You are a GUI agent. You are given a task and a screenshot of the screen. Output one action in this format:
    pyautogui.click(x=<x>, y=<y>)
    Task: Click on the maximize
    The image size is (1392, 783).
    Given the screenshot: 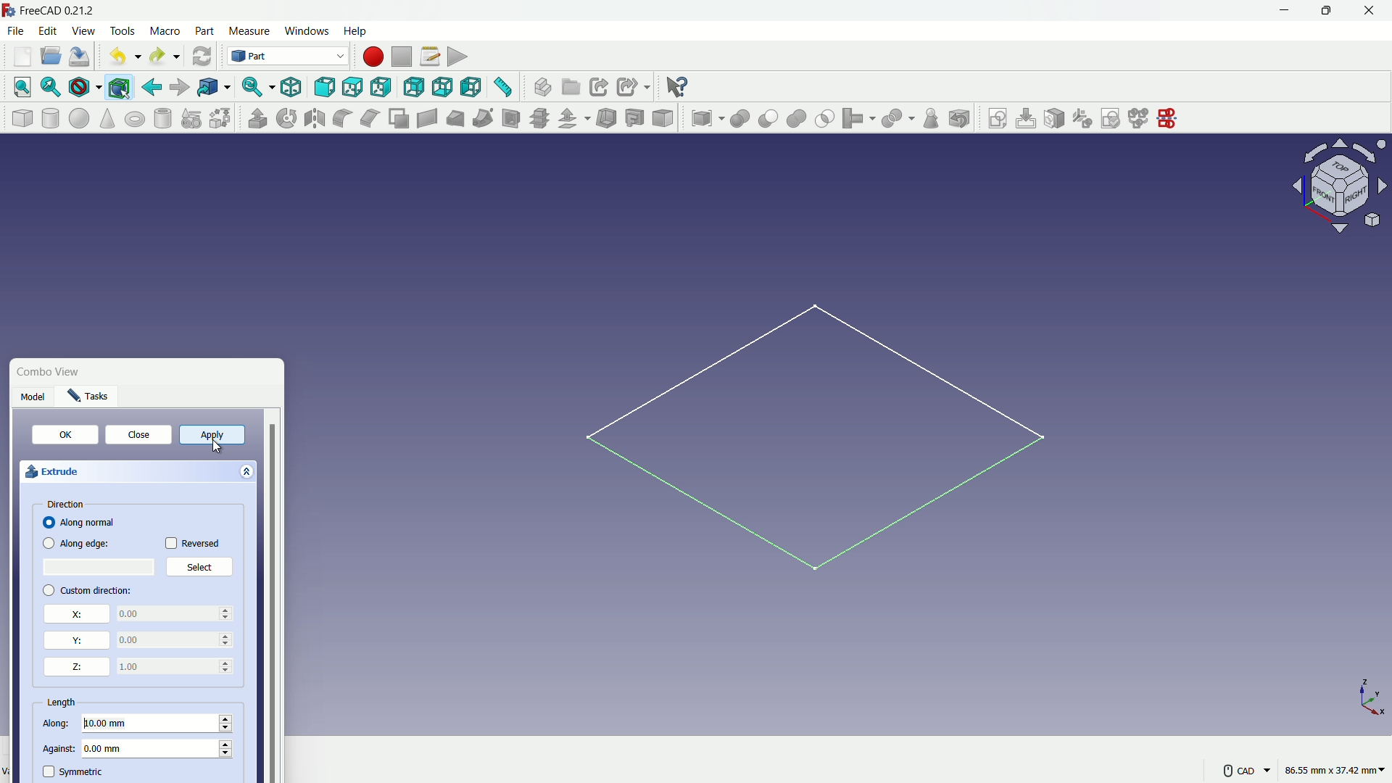 What is the action you would take?
    pyautogui.click(x=1330, y=12)
    